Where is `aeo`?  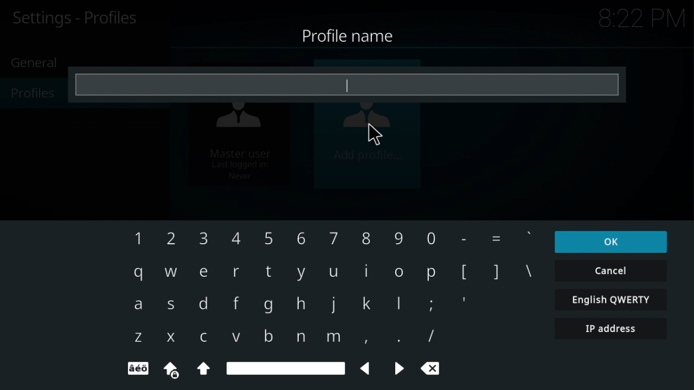
aeo is located at coordinates (136, 369).